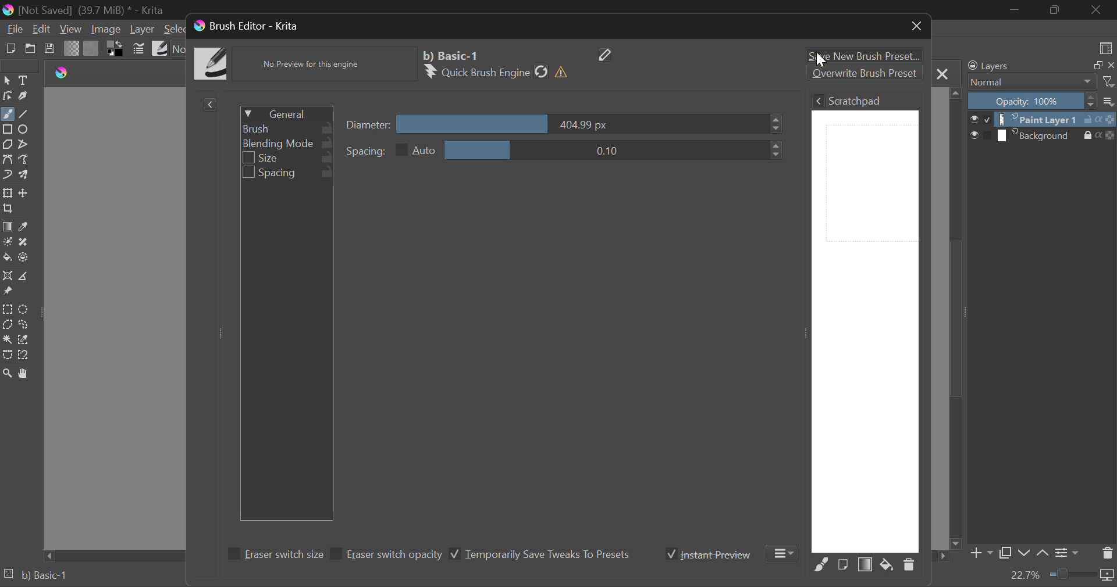  I want to click on Fill, so click(8, 257).